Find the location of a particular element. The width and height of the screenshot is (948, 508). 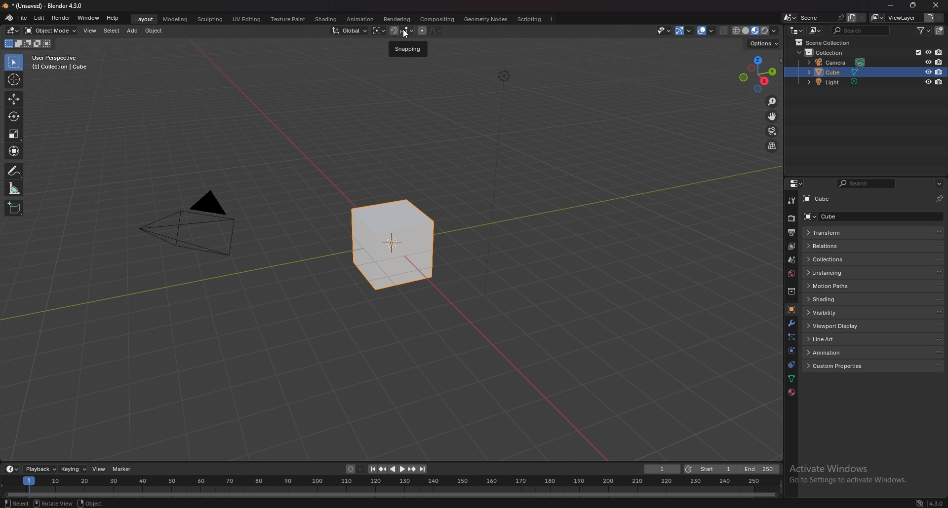

scene collection is located at coordinates (828, 42).